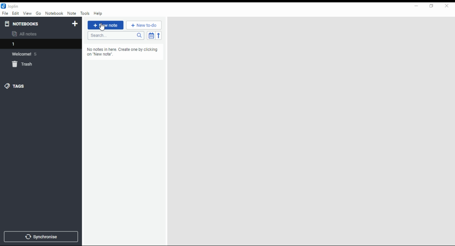 This screenshot has height=246, width=455. Describe the element at coordinates (27, 54) in the screenshot. I see `welcome` at that location.